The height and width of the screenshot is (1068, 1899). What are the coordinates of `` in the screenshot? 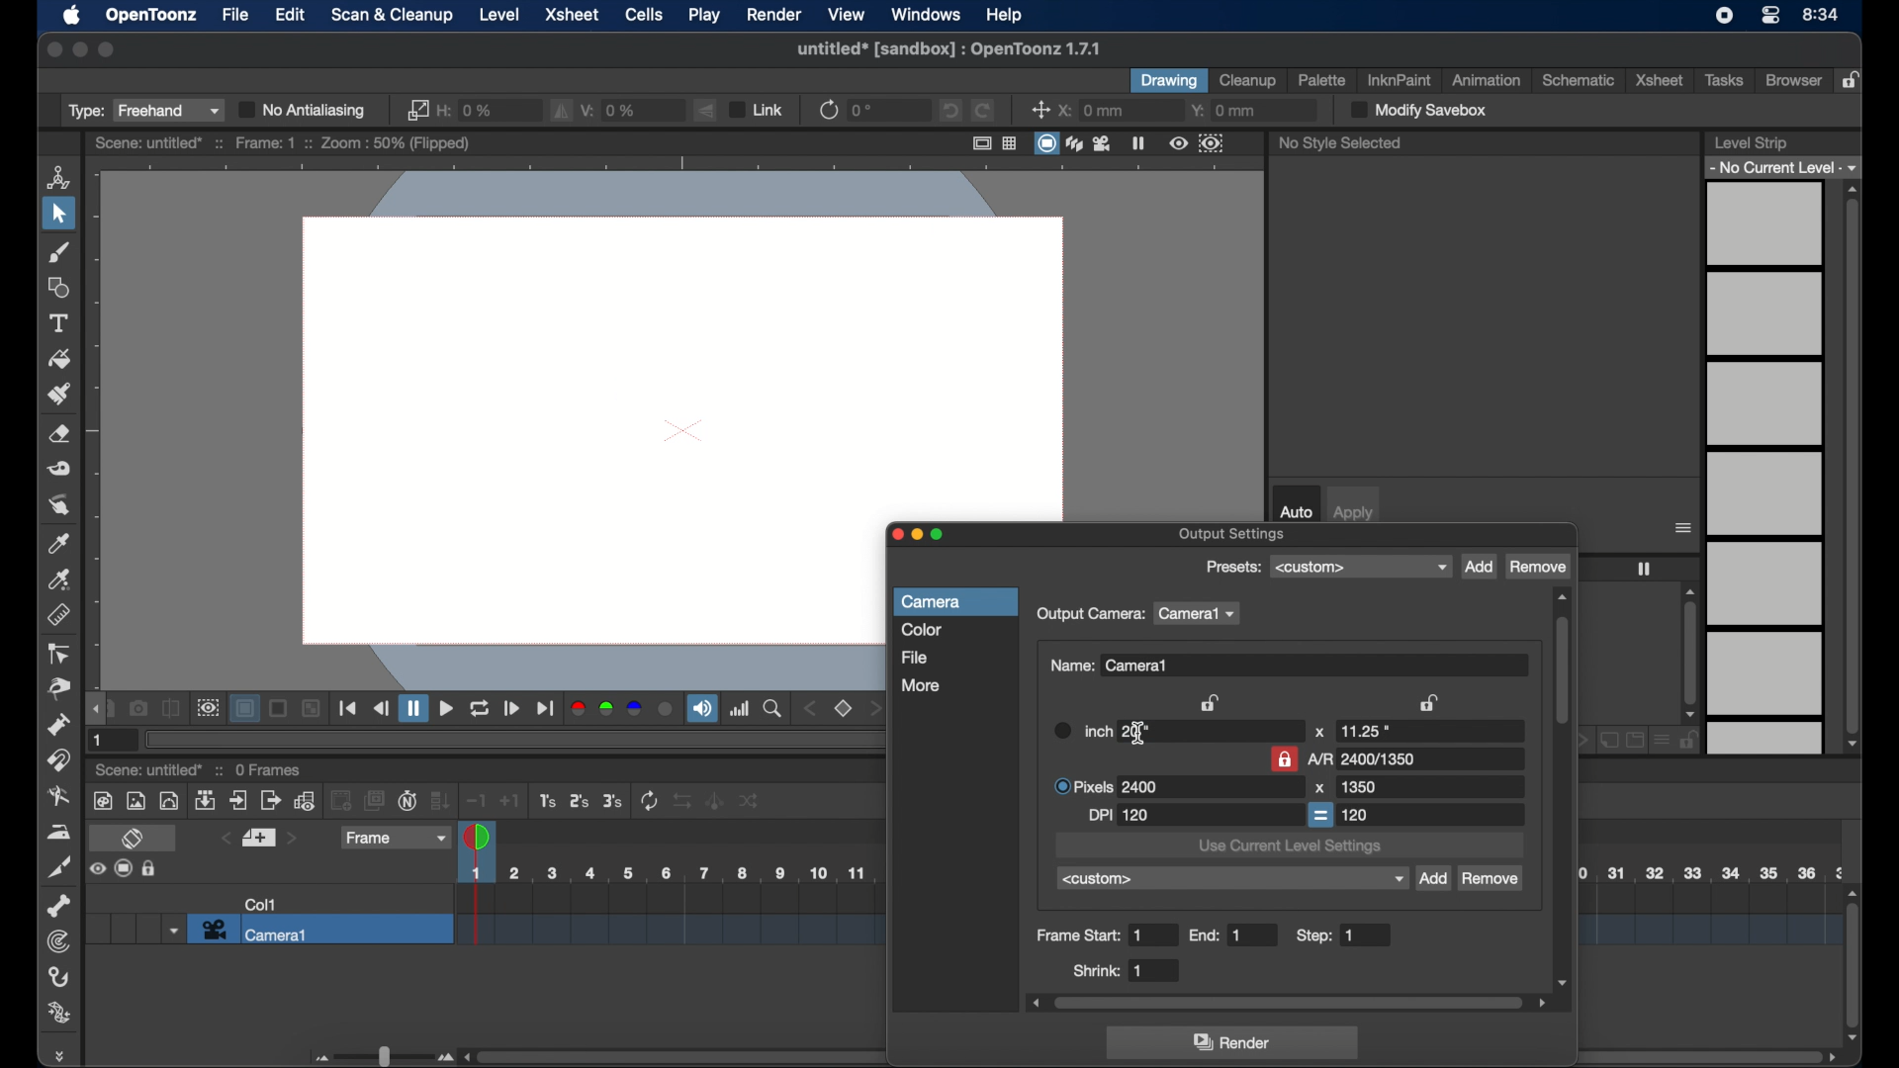 It's located at (172, 801).